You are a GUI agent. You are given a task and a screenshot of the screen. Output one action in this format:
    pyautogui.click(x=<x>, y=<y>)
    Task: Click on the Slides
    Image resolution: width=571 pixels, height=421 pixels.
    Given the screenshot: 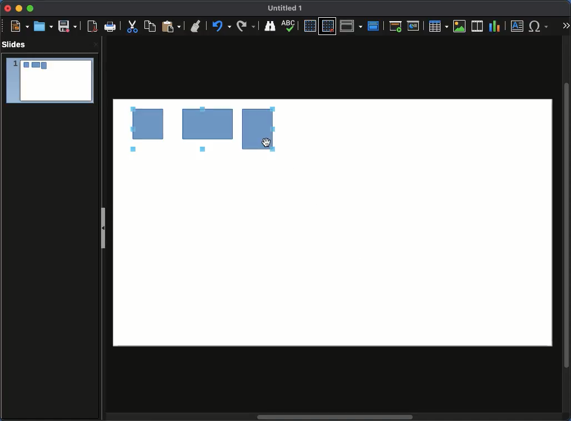 What is the action you would take?
    pyautogui.click(x=15, y=44)
    